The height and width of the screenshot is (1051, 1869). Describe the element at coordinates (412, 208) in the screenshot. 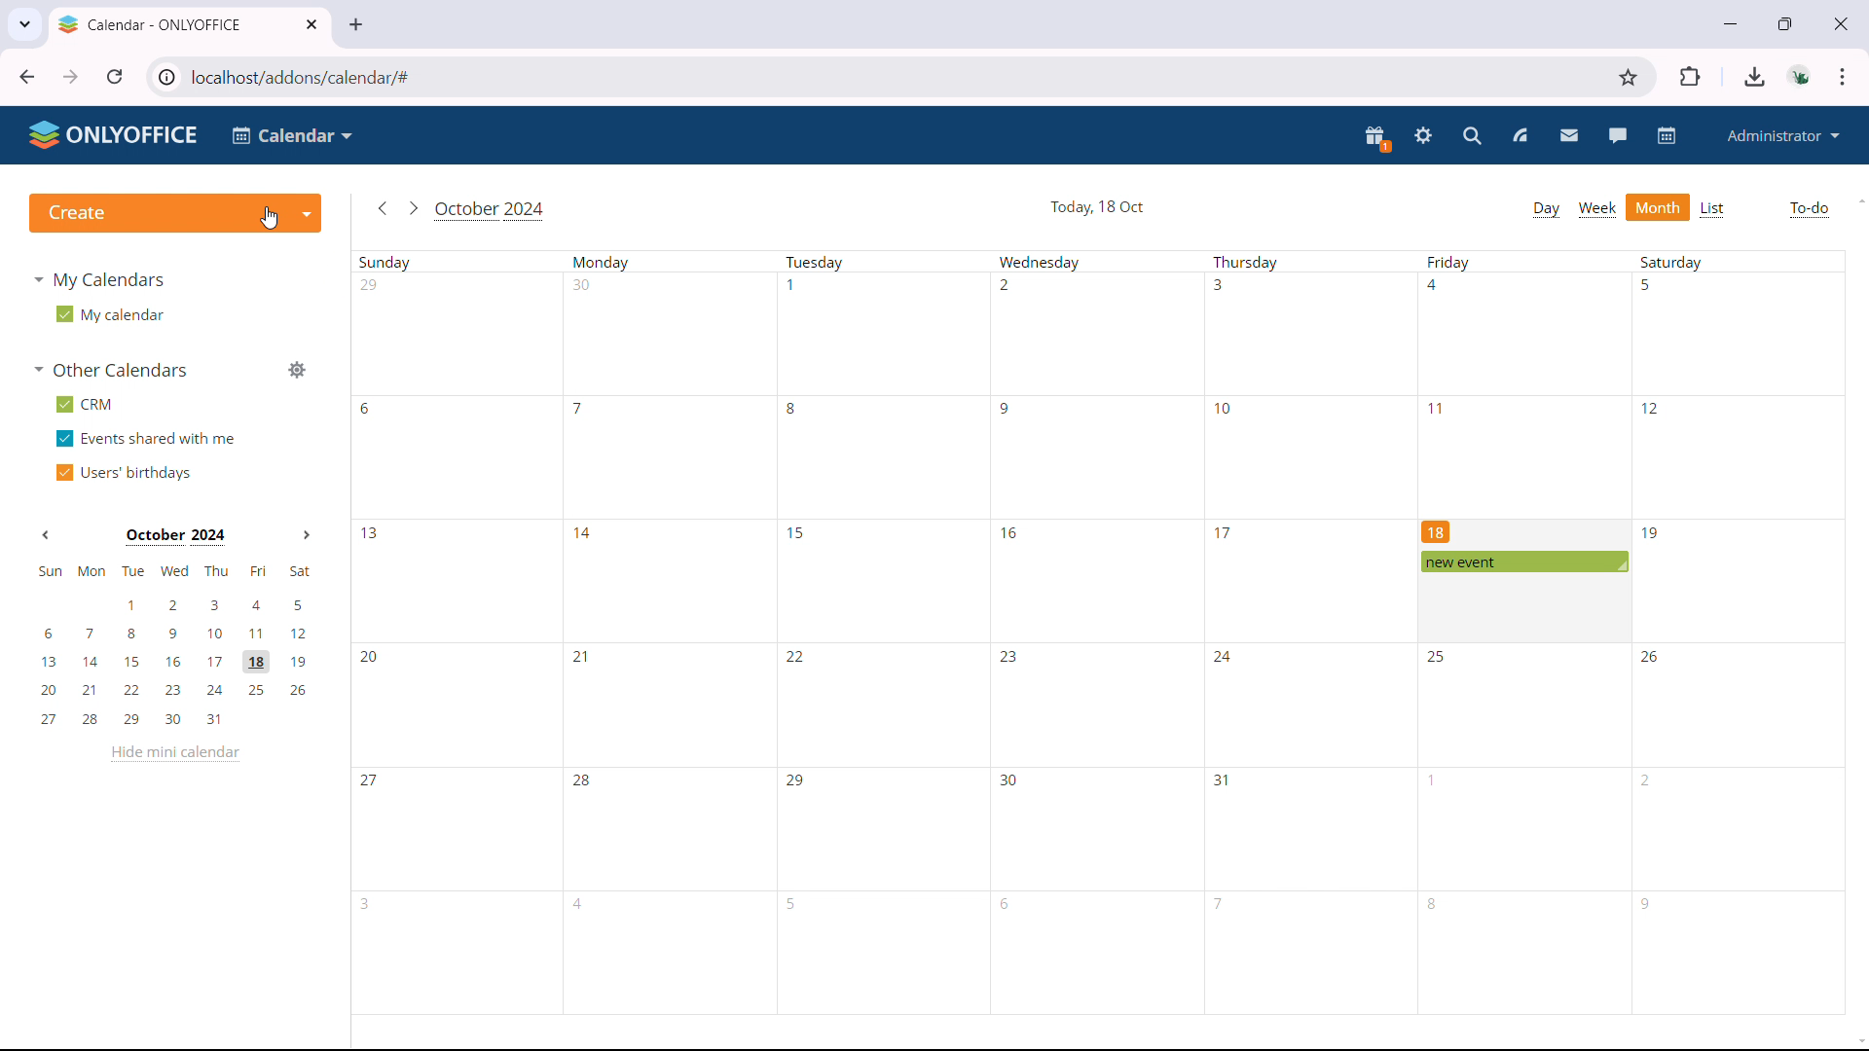

I see `go to next month` at that location.